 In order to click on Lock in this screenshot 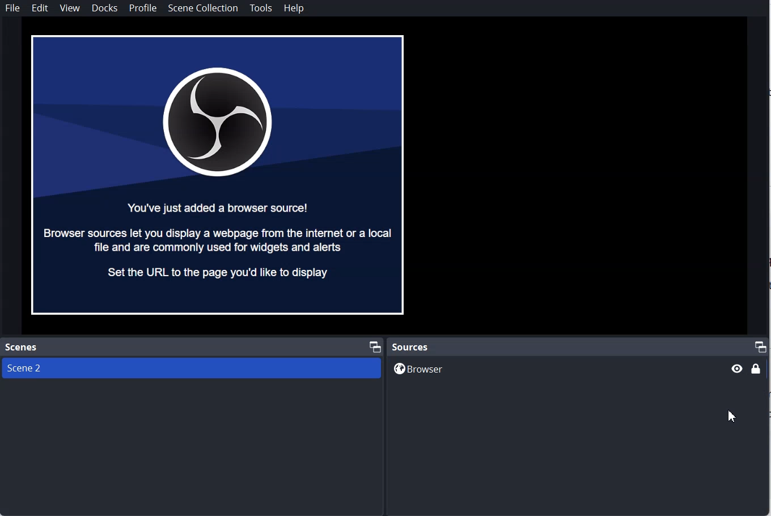, I will do `click(756, 370)`.